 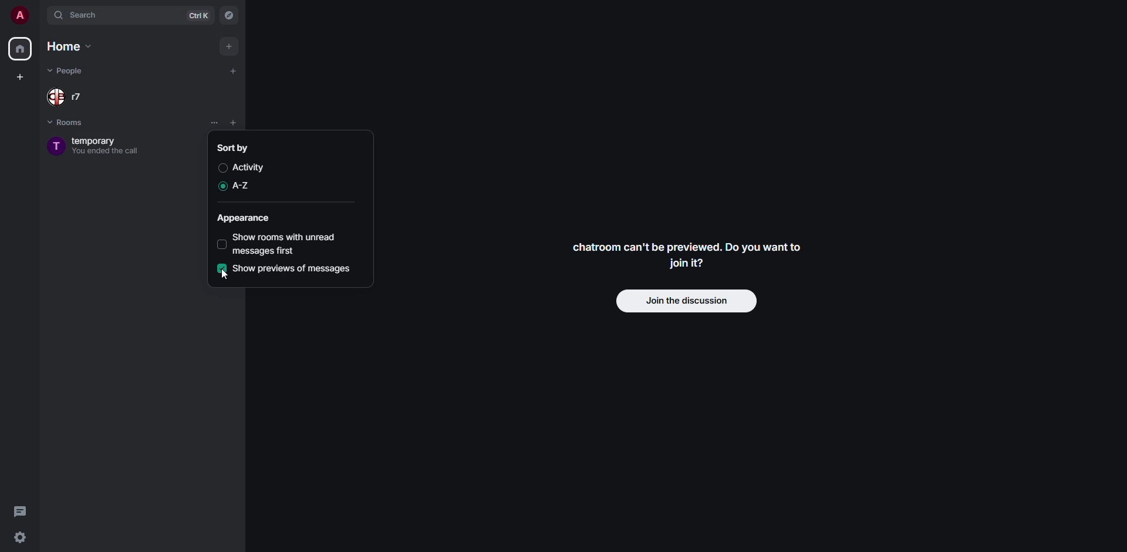 What do you see at coordinates (293, 270) in the screenshot?
I see `show previews of messages` at bounding box center [293, 270].